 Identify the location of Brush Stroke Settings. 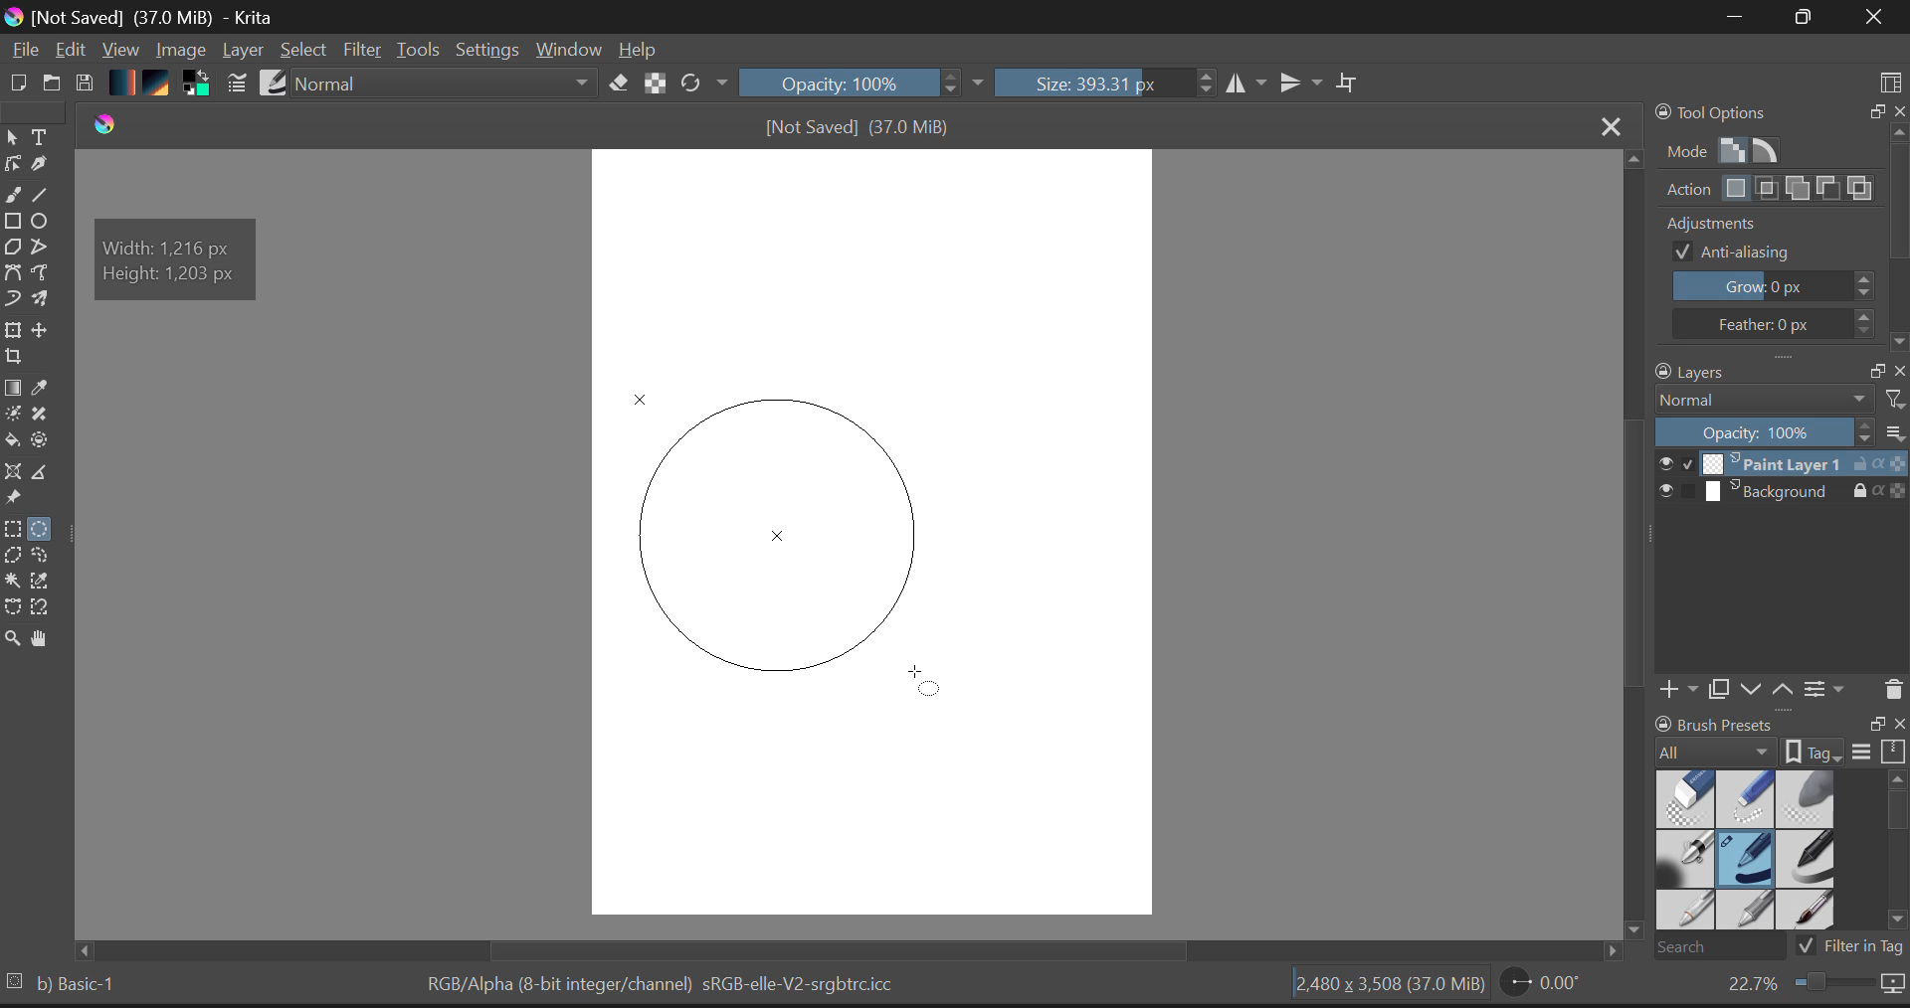
(235, 84).